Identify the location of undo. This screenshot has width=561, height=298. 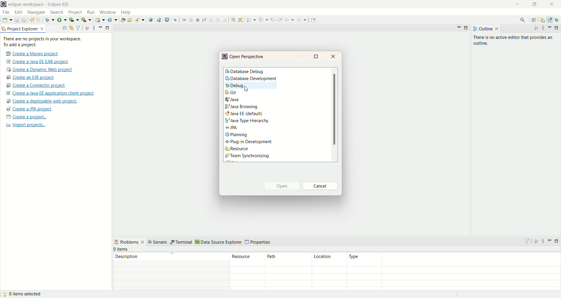
(32, 20).